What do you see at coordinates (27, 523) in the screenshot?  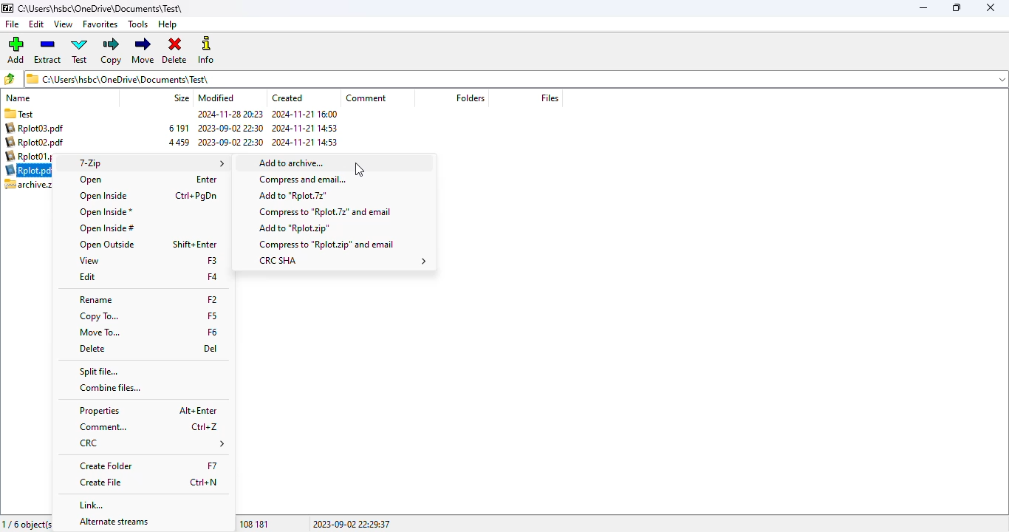 I see `1/6 object(s) selected` at bounding box center [27, 523].